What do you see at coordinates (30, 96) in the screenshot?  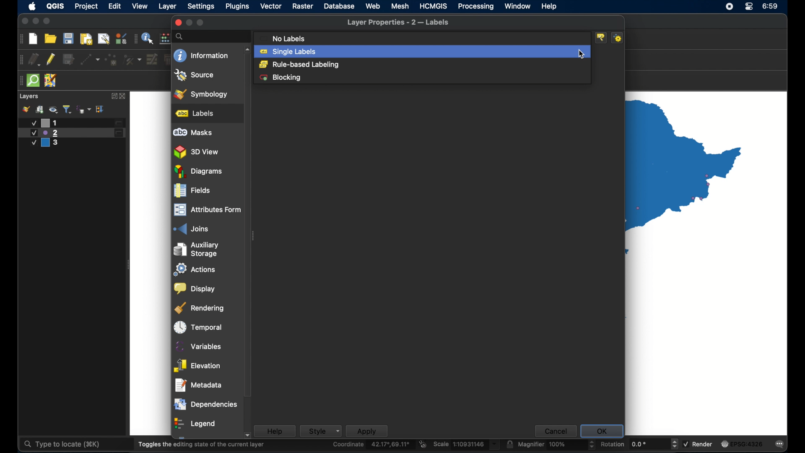 I see `layers` at bounding box center [30, 96].